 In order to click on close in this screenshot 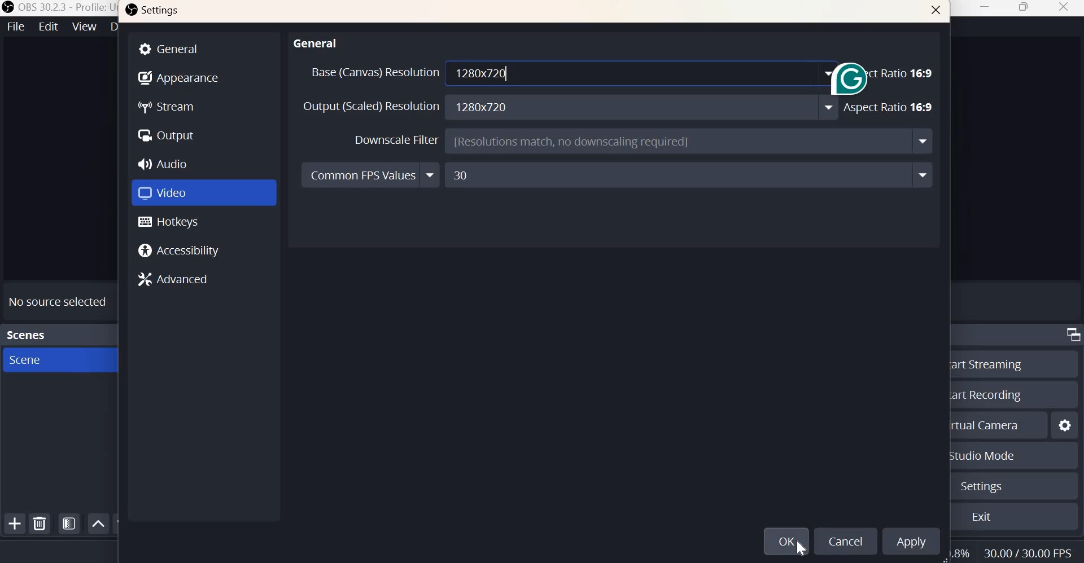, I will do `click(937, 12)`.